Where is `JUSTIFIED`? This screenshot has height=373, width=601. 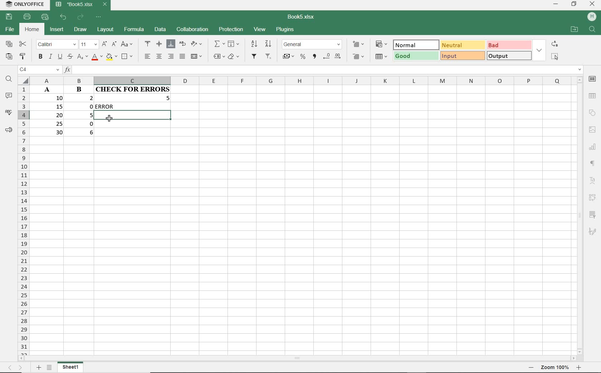 JUSTIFIED is located at coordinates (183, 56).